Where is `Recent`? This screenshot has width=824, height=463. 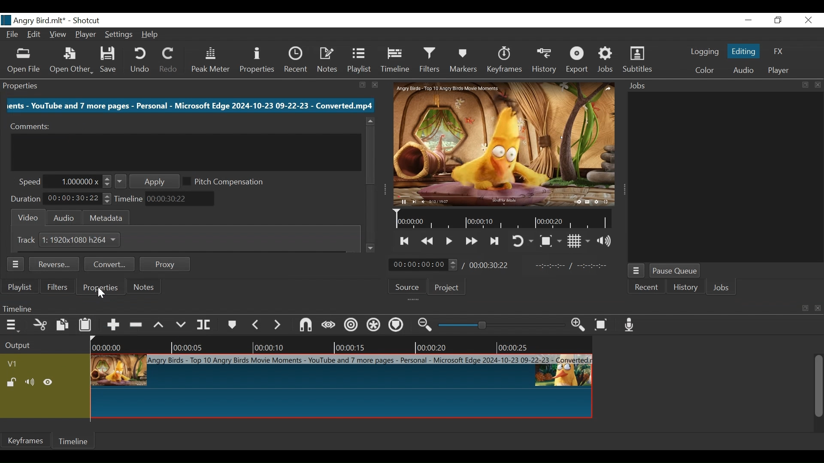 Recent is located at coordinates (647, 287).